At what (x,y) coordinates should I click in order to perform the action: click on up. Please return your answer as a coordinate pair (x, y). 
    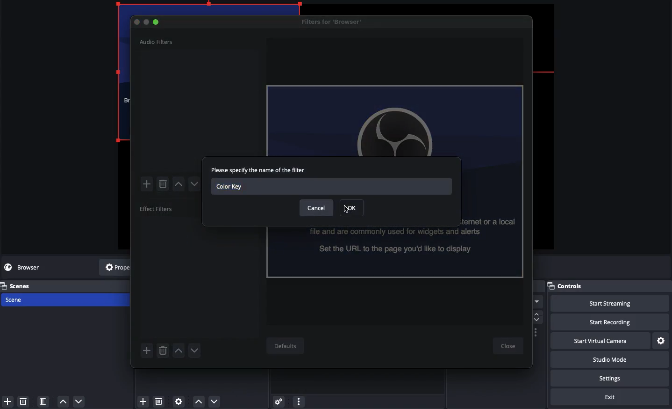
    Looking at the image, I should click on (63, 401).